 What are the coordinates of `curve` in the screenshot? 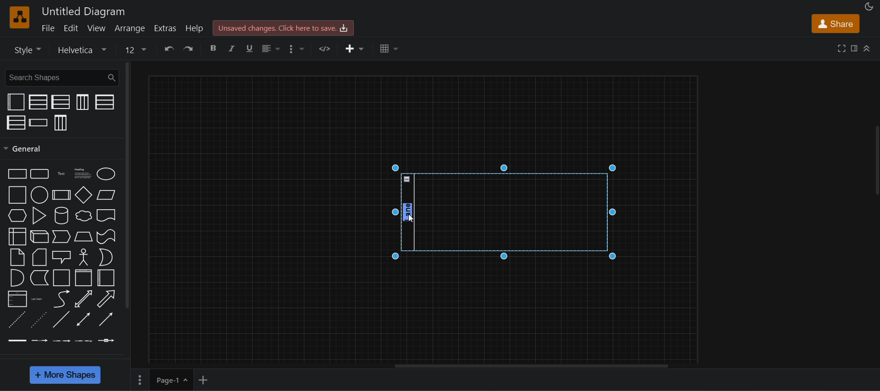 It's located at (60, 299).